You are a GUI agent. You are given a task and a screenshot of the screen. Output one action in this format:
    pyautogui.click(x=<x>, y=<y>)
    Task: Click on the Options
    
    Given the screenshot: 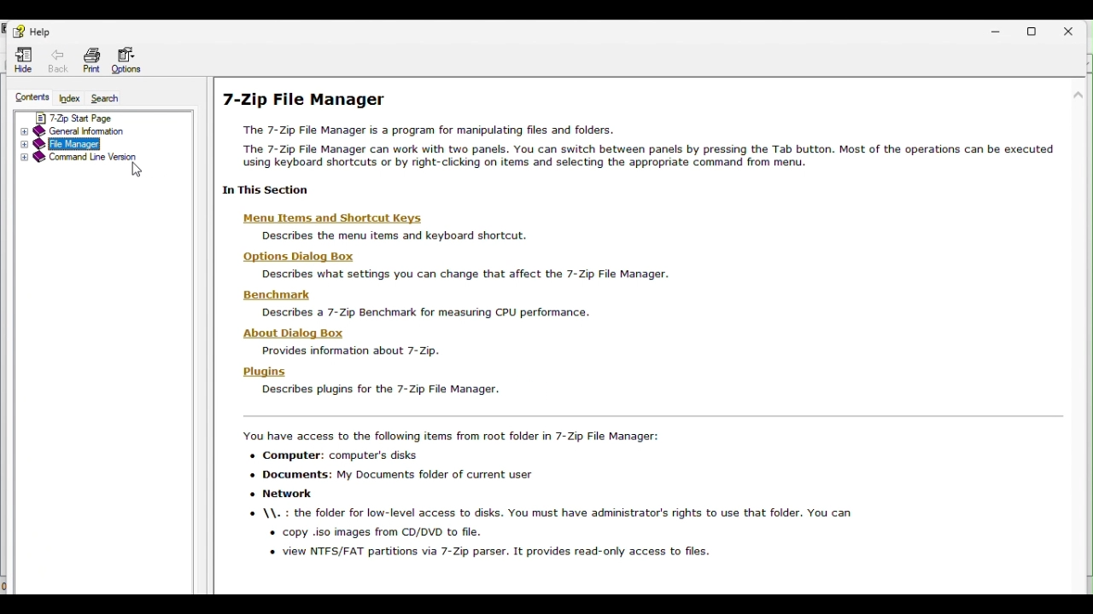 What is the action you would take?
    pyautogui.click(x=132, y=61)
    